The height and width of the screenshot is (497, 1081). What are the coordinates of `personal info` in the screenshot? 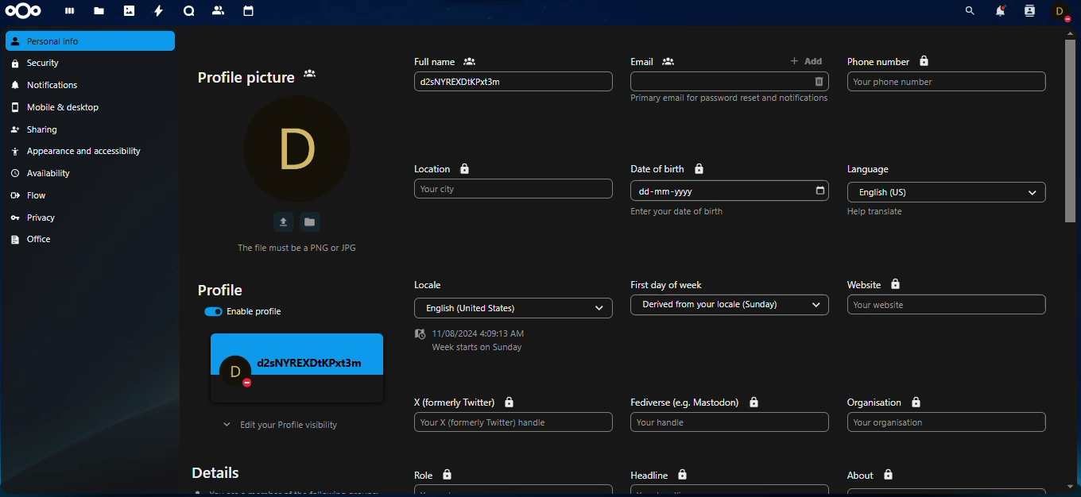 It's located at (91, 41).